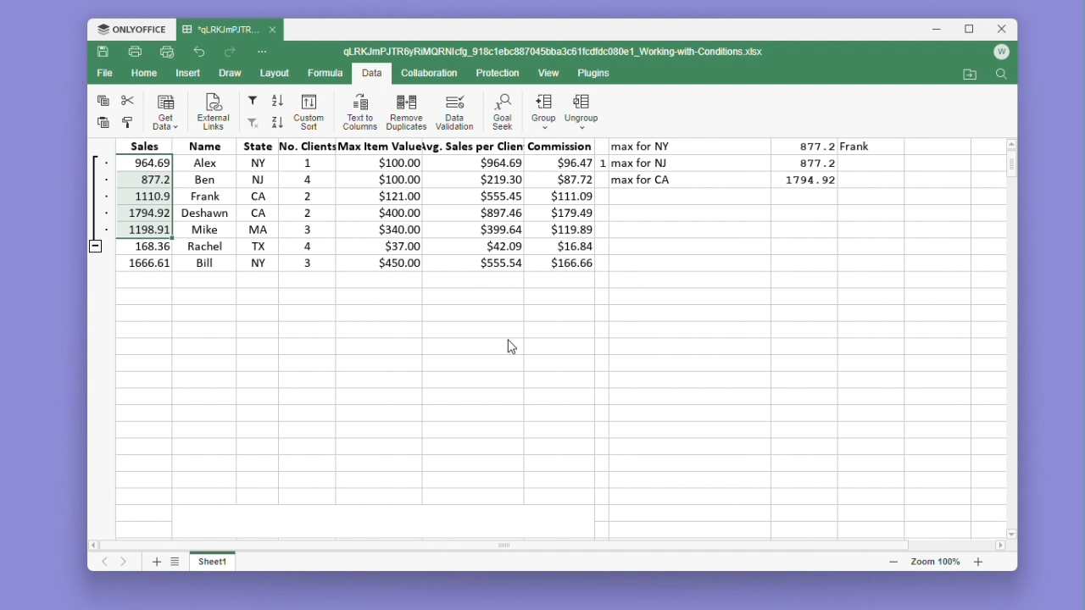 The height and width of the screenshot is (610, 1085). Describe the element at coordinates (95, 204) in the screenshot. I see `grouped rows` at that location.